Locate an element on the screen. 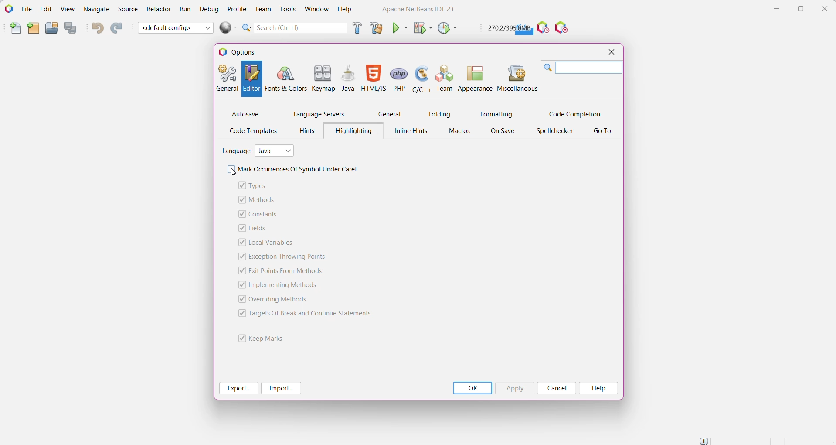 This screenshot has width=836, height=445. Redo is located at coordinates (118, 28).